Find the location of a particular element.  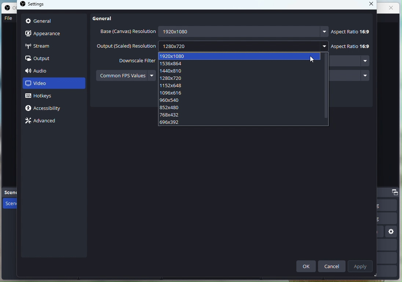

Aspect Ratio 16:9 is located at coordinates (349, 30).